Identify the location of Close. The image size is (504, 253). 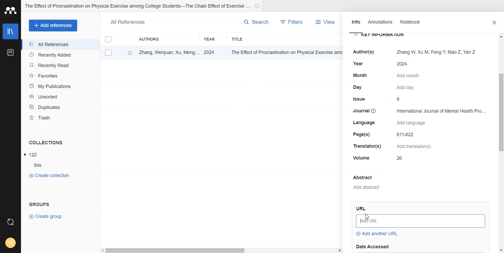
(495, 23).